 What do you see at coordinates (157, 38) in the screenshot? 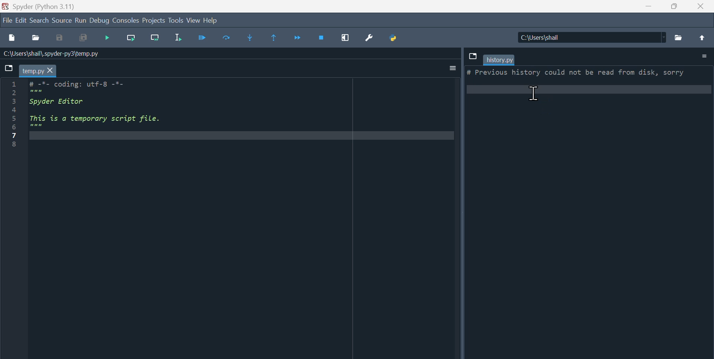
I see `Run current sale and go to the next one` at bounding box center [157, 38].